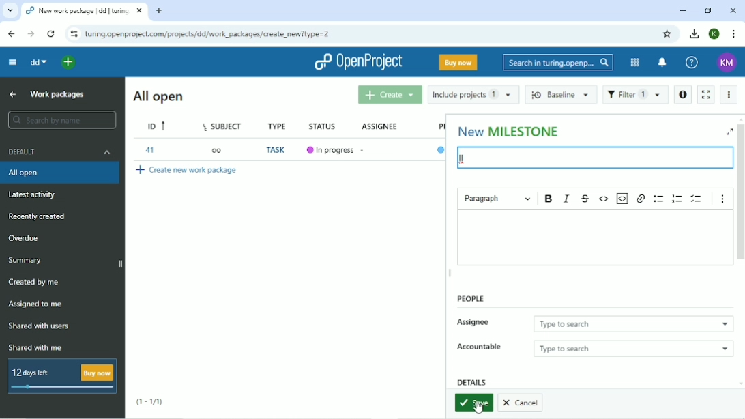  I want to click on Open quick add menu, so click(70, 63).